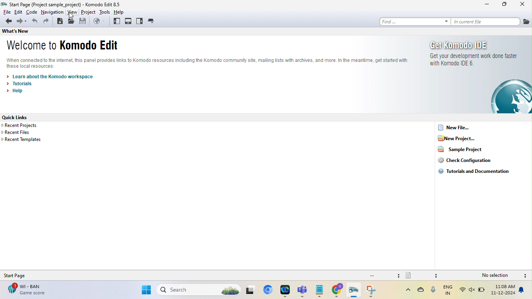 The image size is (532, 299). What do you see at coordinates (413, 21) in the screenshot?
I see `find` at bounding box center [413, 21].